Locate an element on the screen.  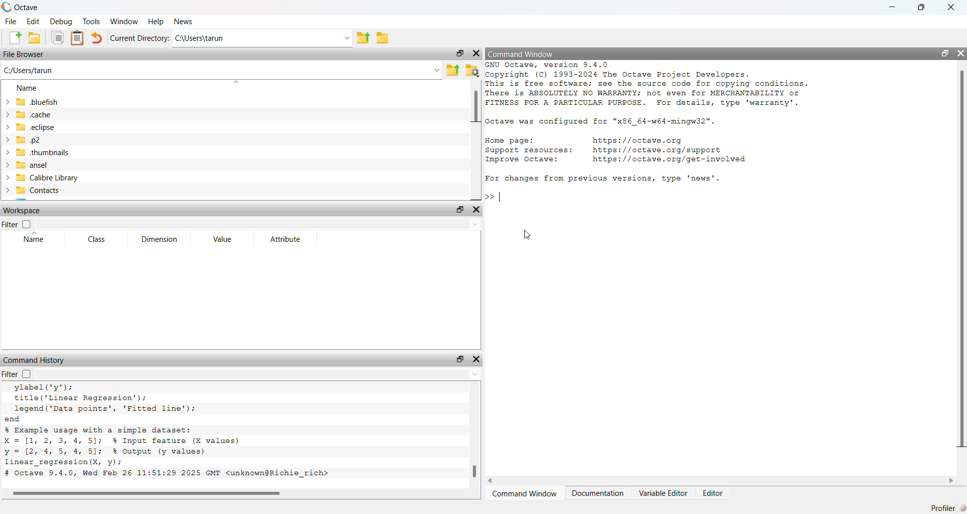
browse your files is located at coordinates (473, 71).